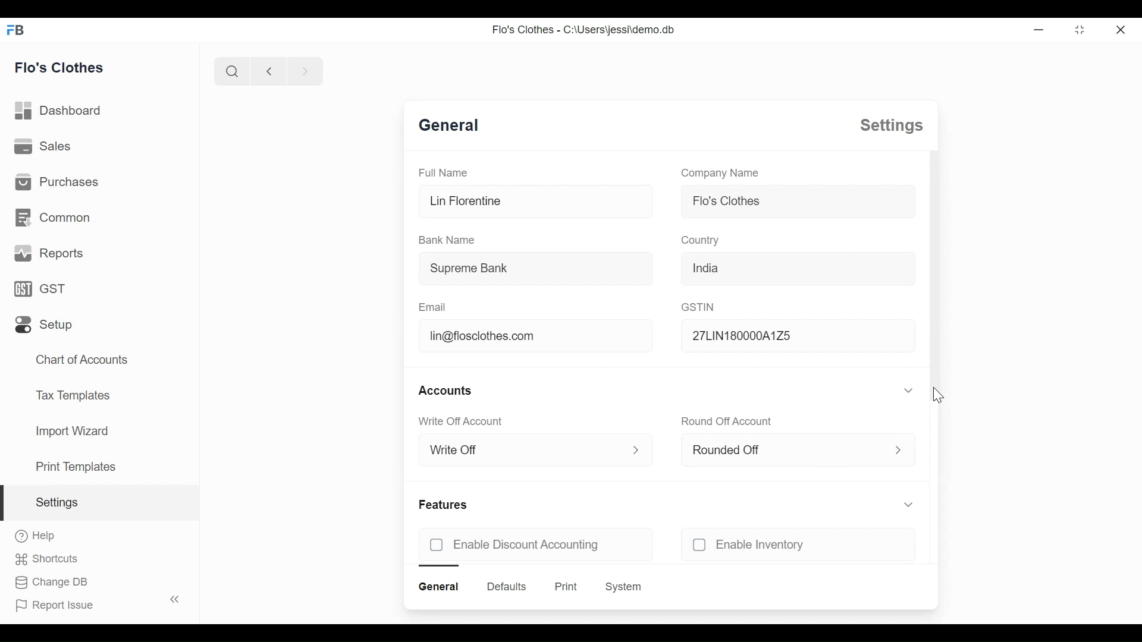 This screenshot has width=1142, height=642. I want to click on Frappe Books Desktop icon, so click(19, 29).